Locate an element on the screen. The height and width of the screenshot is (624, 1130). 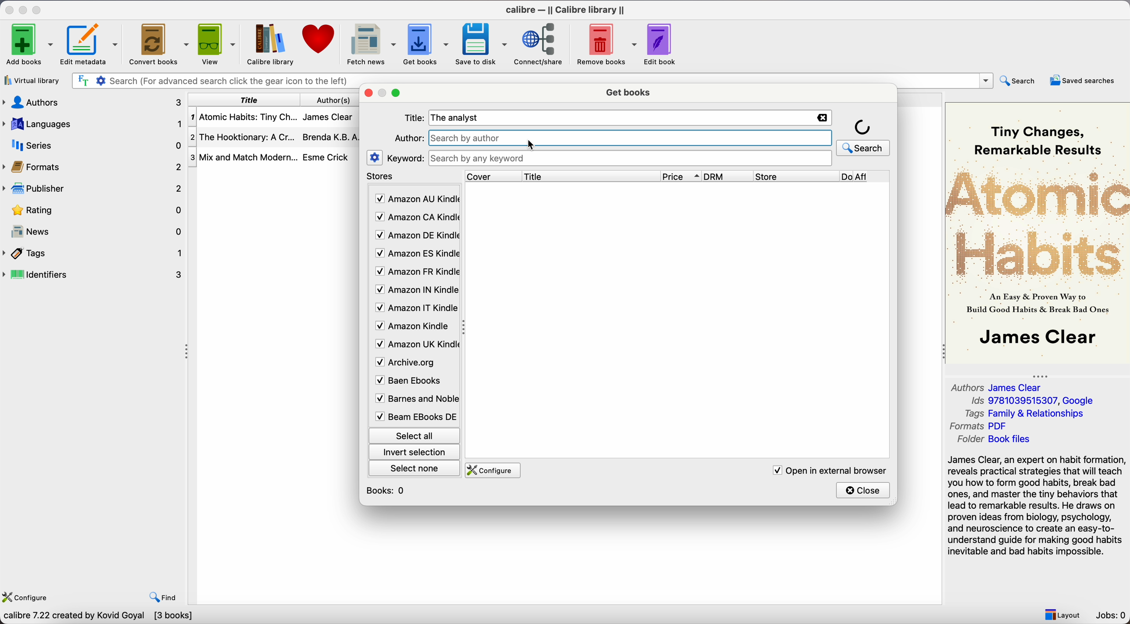
remove books is located at coordinates (607, 44).